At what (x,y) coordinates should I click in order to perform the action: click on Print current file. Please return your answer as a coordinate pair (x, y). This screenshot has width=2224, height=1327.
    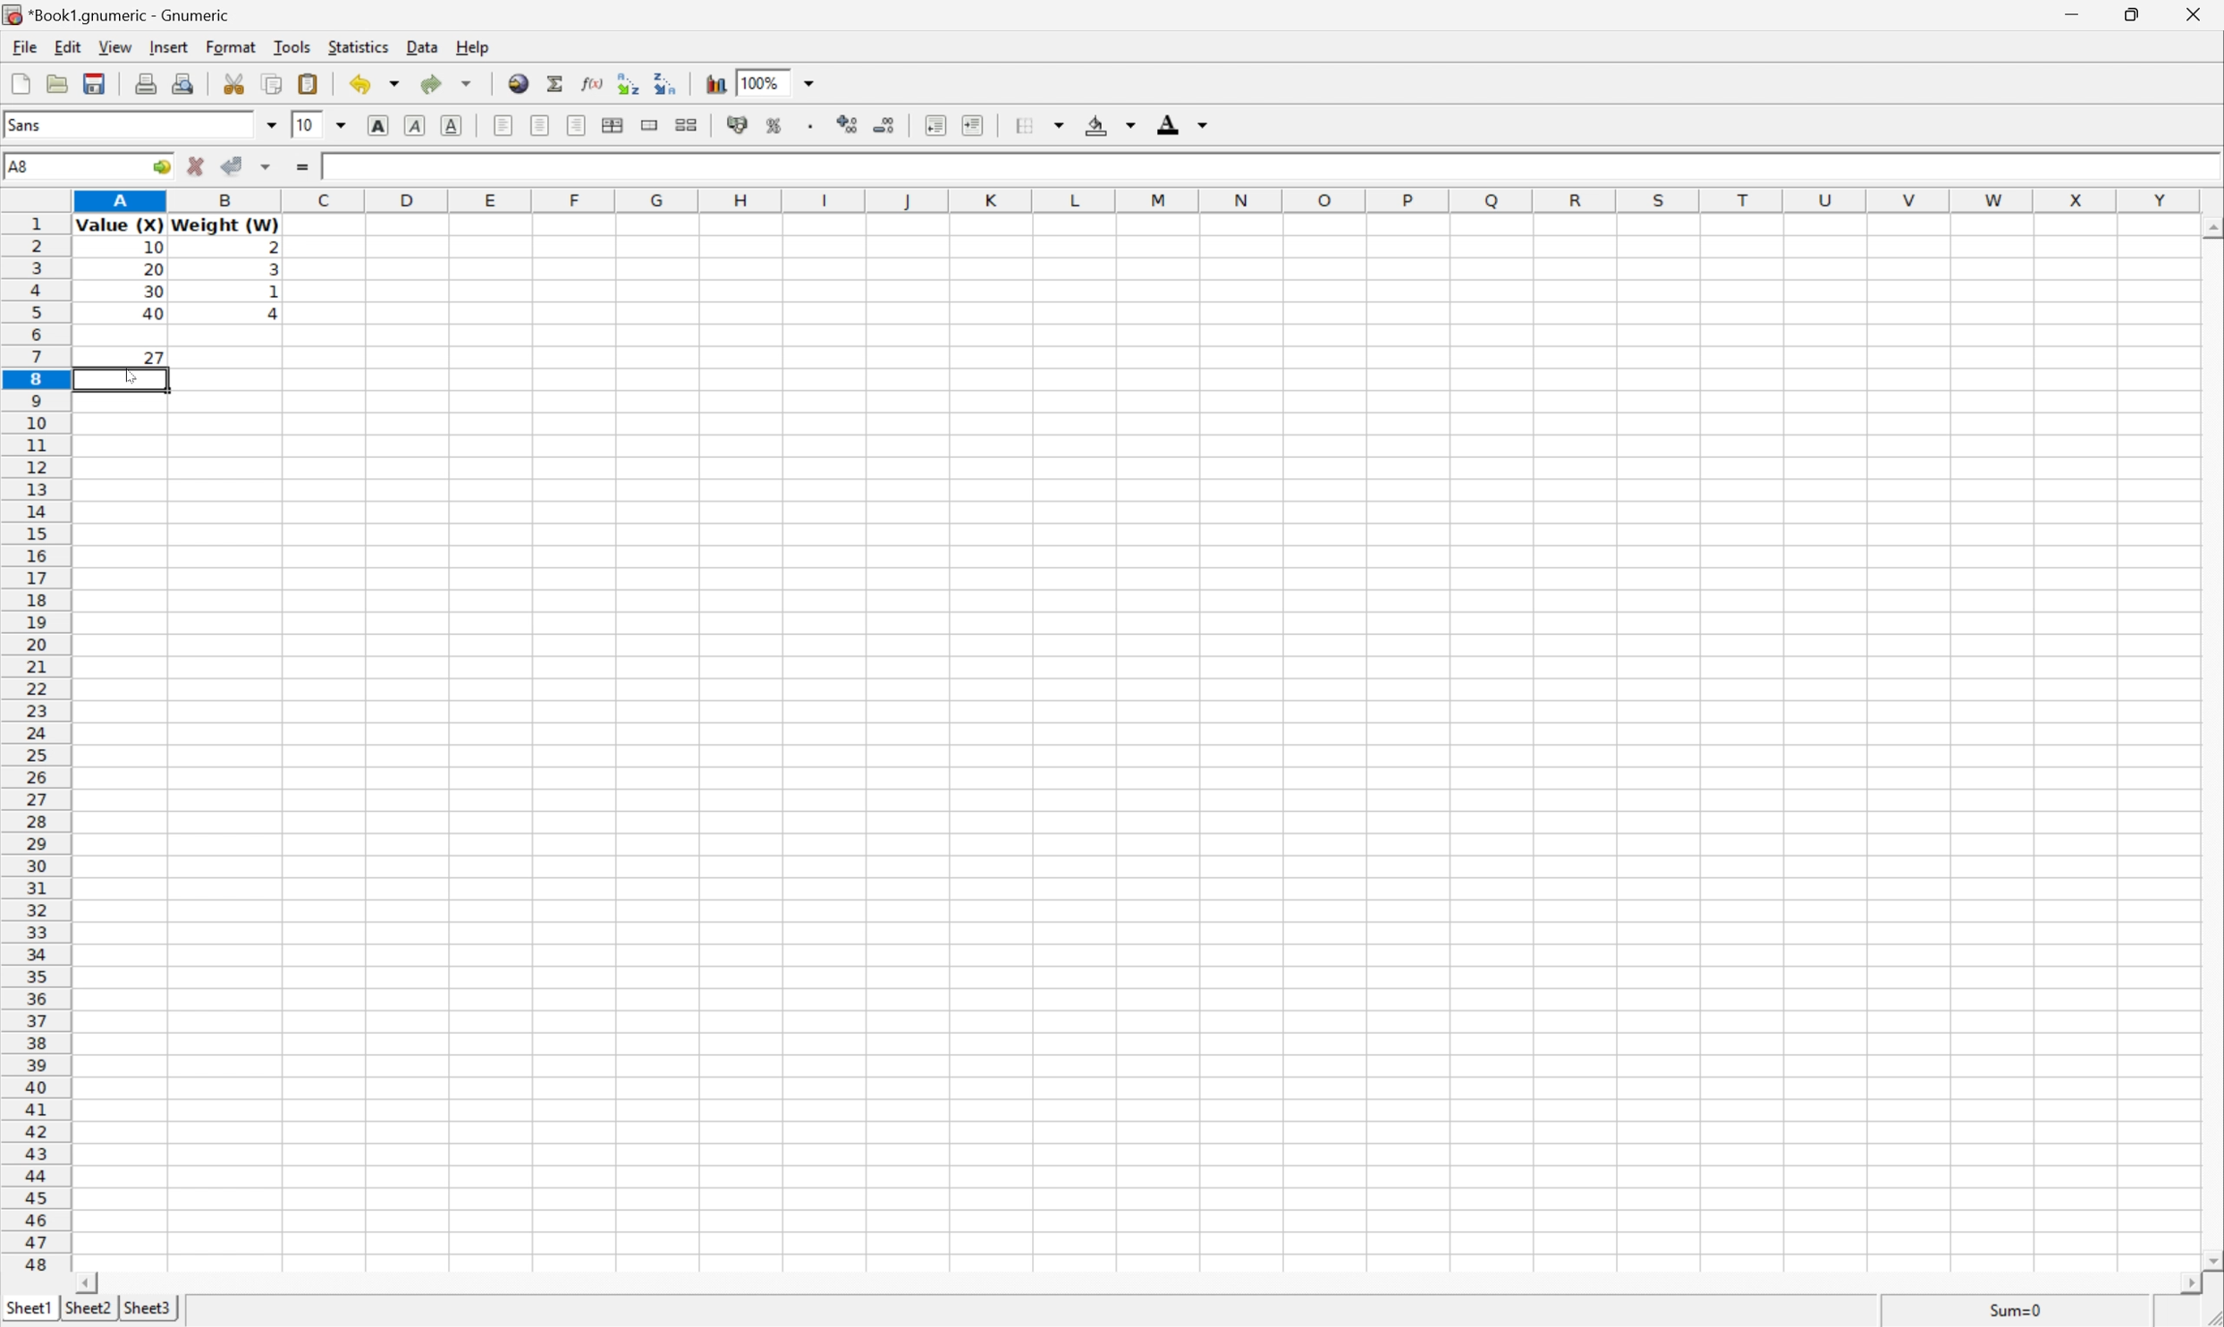
    Looking at the image, I should click on (148, 83).